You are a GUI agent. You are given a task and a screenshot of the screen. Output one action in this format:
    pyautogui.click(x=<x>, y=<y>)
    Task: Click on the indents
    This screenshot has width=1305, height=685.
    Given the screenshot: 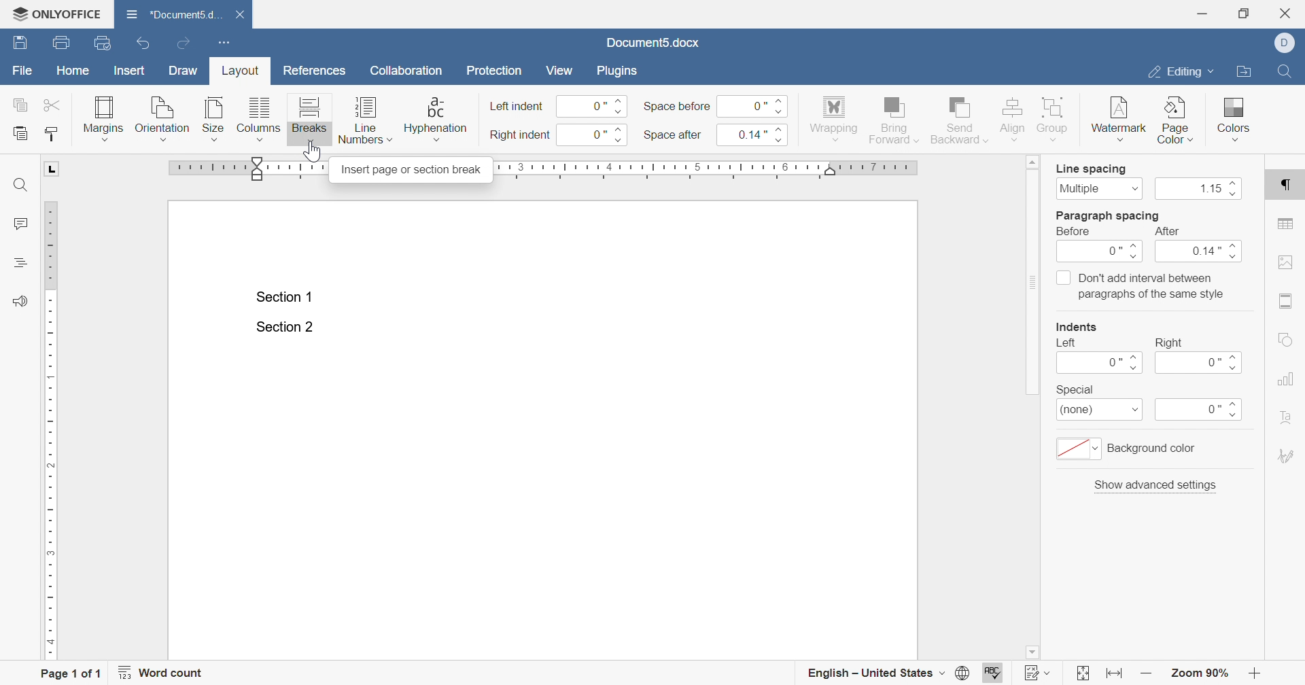 What is the action you would take?
    pyautogui.click(x=1079, y=327)
    